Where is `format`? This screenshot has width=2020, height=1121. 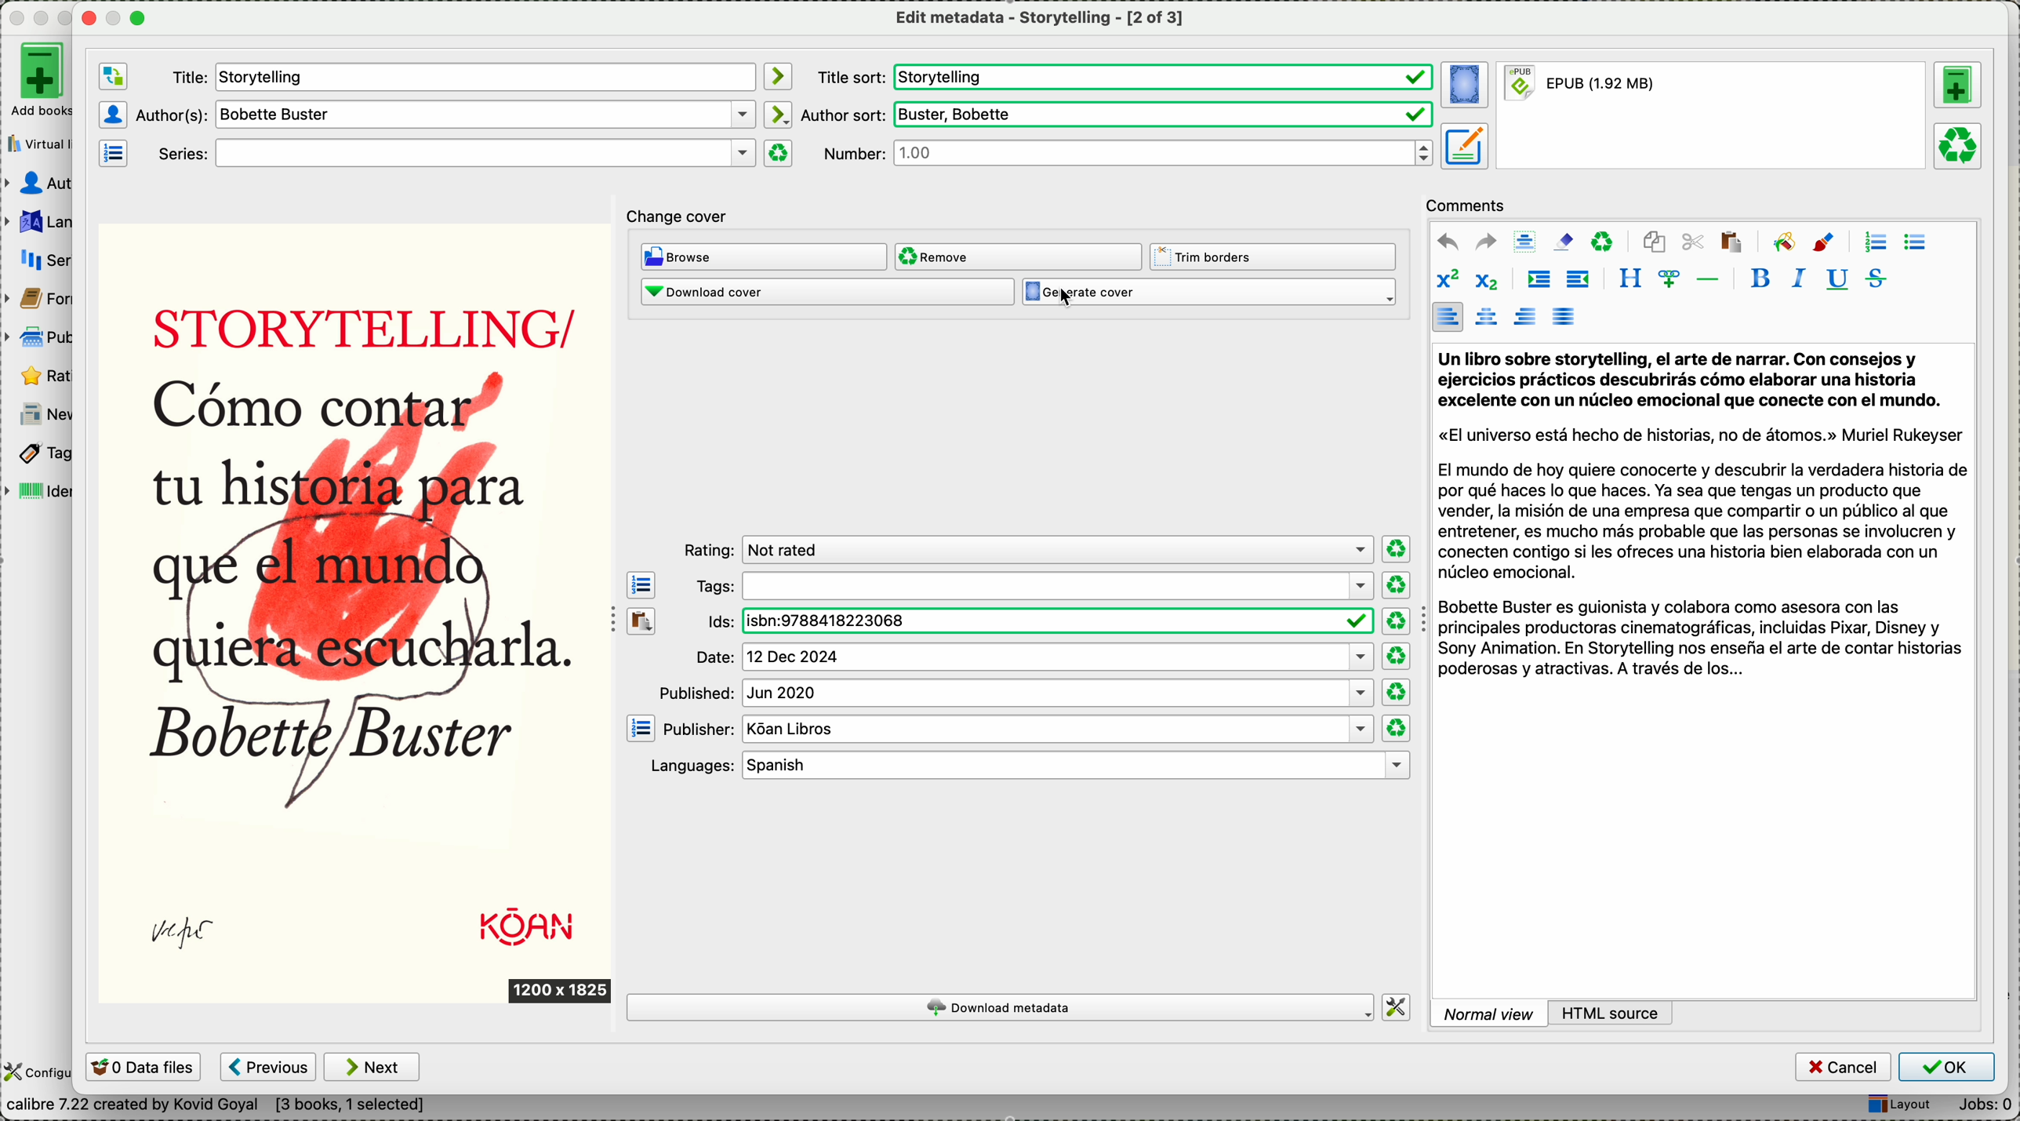
format is located at coordinates (1710, 117).